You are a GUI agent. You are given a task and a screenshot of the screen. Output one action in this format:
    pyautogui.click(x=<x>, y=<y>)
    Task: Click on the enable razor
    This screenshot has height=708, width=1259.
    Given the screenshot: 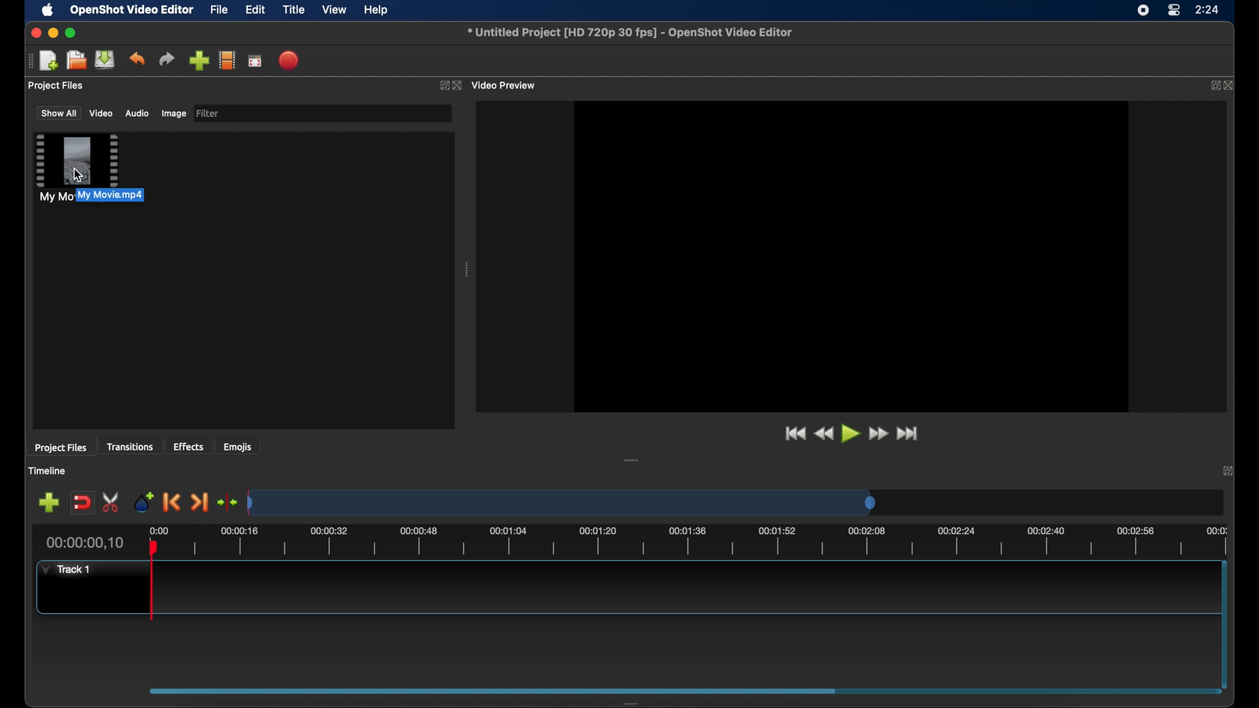 What is the action you would take?
    pyautogui.click(x=111, y=502)
    